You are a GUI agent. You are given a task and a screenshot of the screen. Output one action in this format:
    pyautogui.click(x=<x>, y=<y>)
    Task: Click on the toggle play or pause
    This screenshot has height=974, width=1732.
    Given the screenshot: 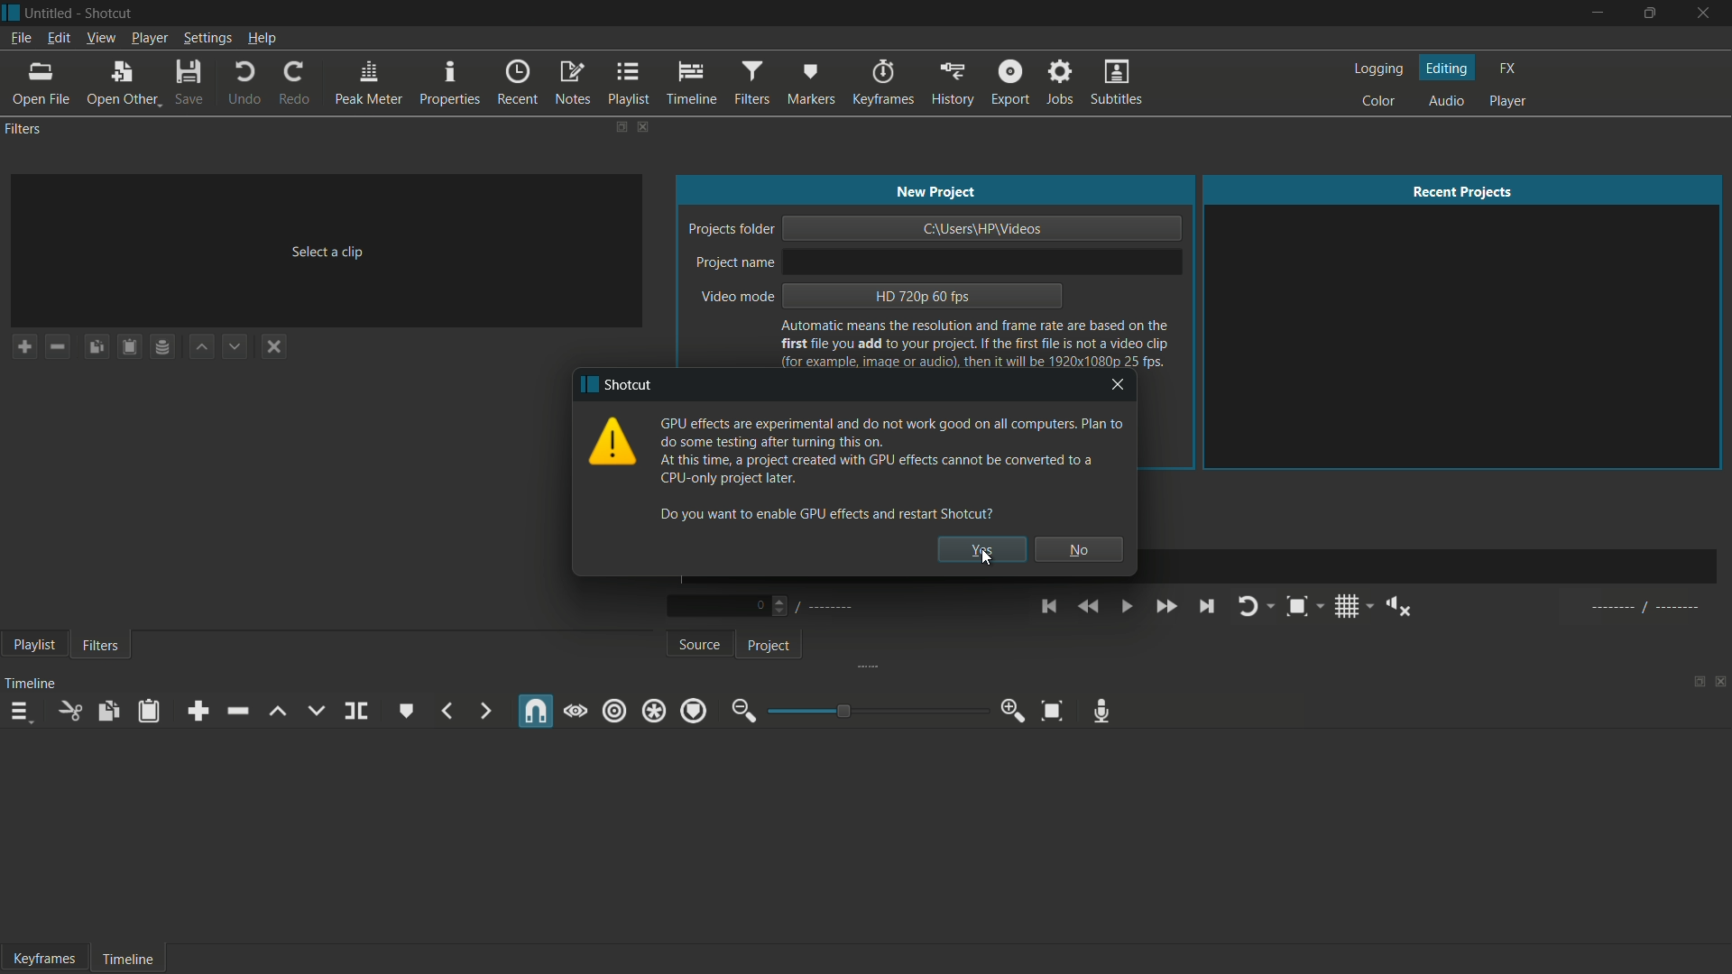 What is the action you would take?
    pyautogui.click(x=1127, y=607)
    